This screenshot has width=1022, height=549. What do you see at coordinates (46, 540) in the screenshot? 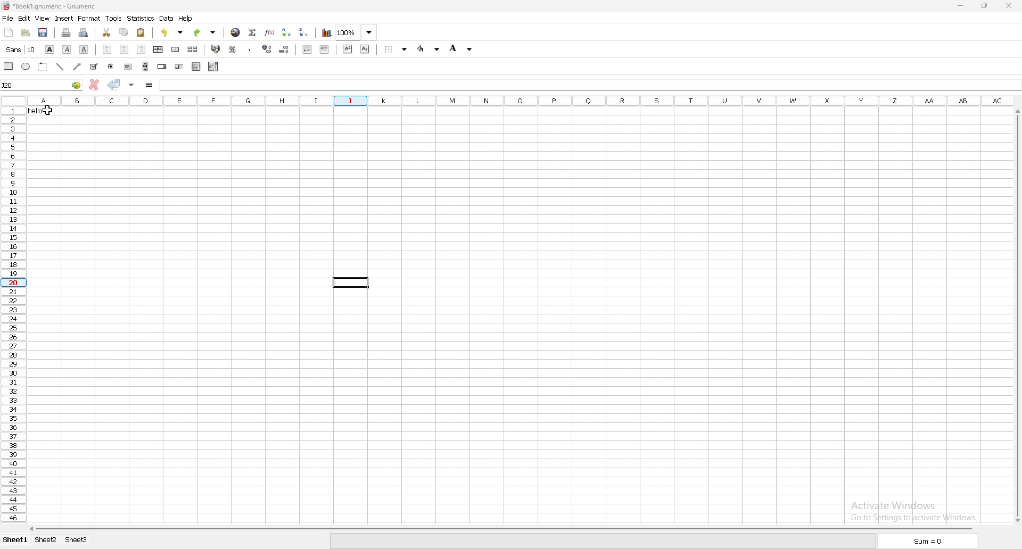
I see `sheet 2` at bounding box center [46, 540].